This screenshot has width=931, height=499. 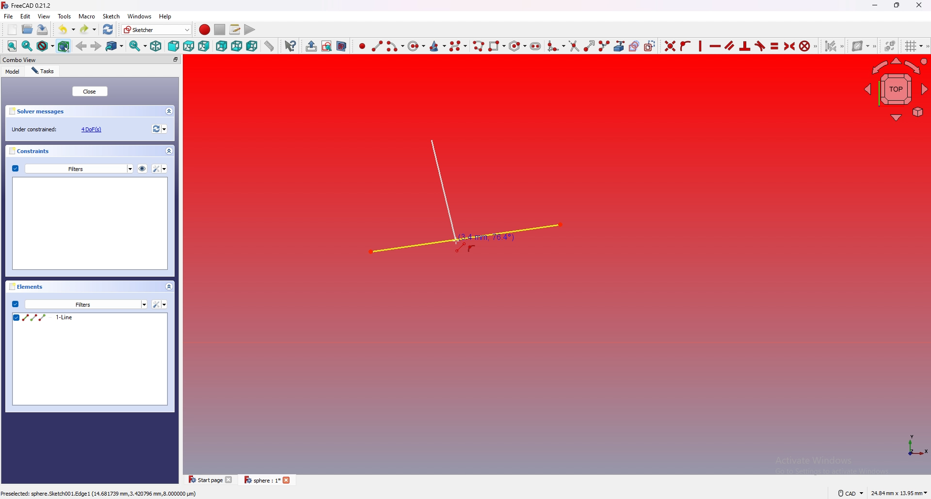 I want to click on View section, so click(x=342, y=46).